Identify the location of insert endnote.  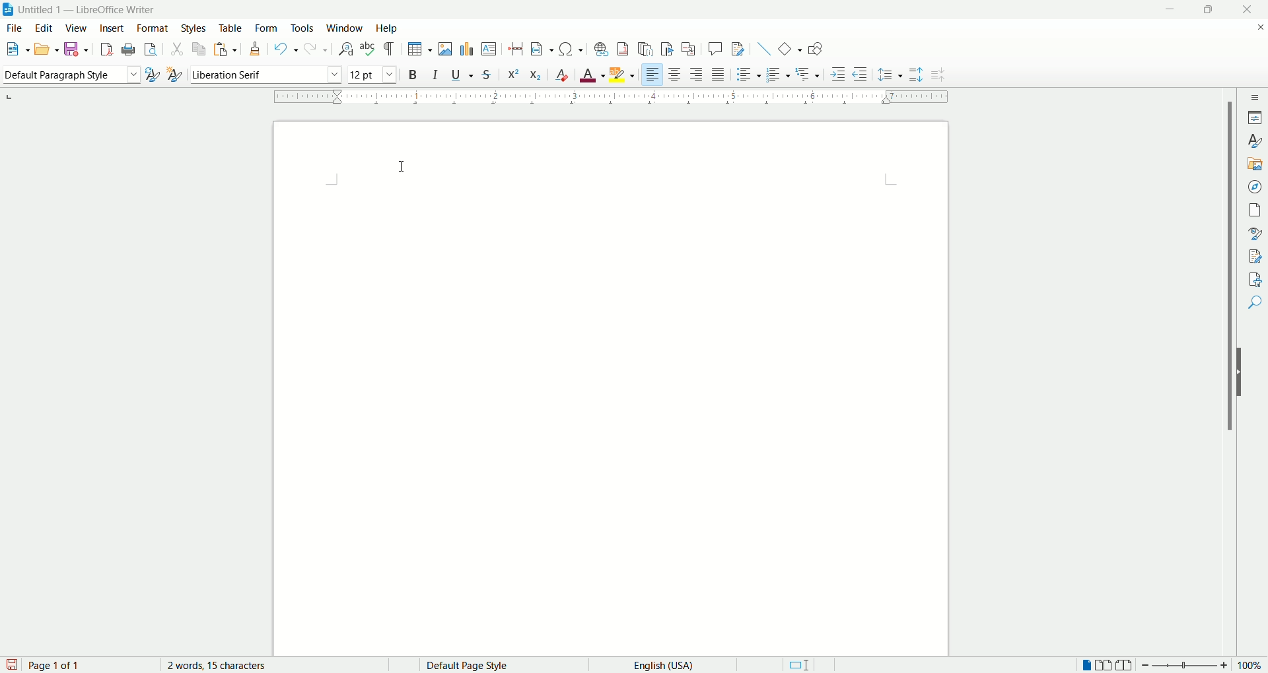
(647, 46).